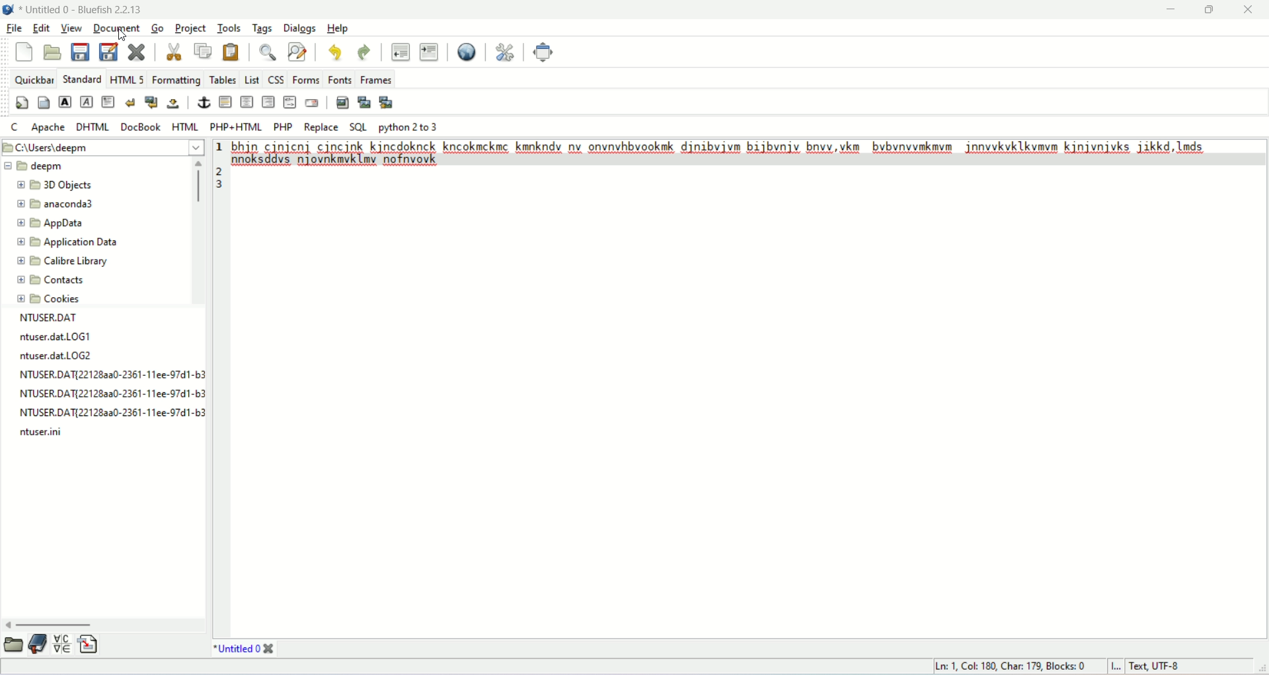 This screenshot has width=1269, height=675. I want to click on HTML, so click(184, 127).